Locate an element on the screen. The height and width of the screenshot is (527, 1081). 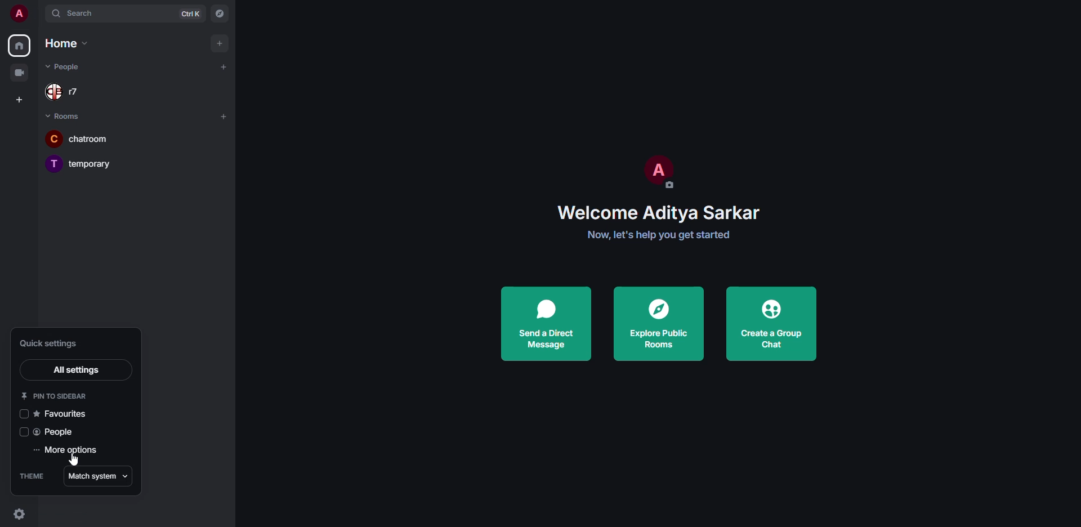
add is located at coordinates (220, 43).